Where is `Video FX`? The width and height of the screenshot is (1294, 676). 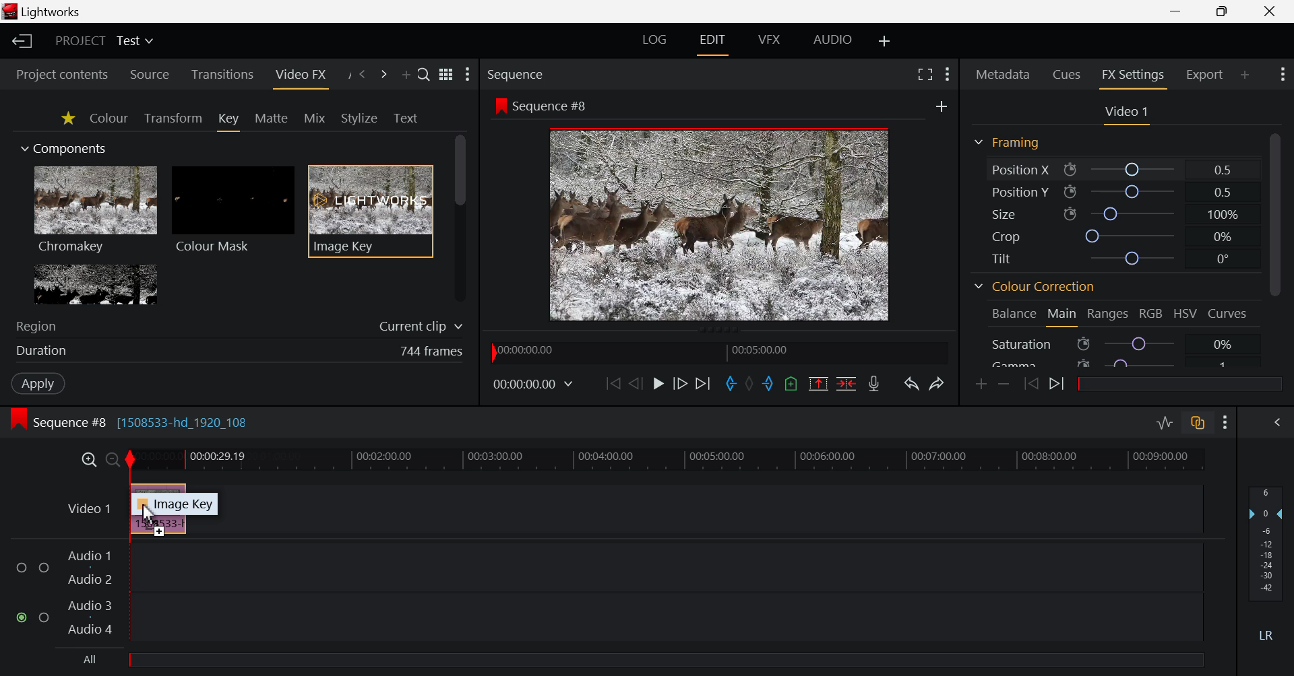
Video FX is located at coordinates (305, 77).